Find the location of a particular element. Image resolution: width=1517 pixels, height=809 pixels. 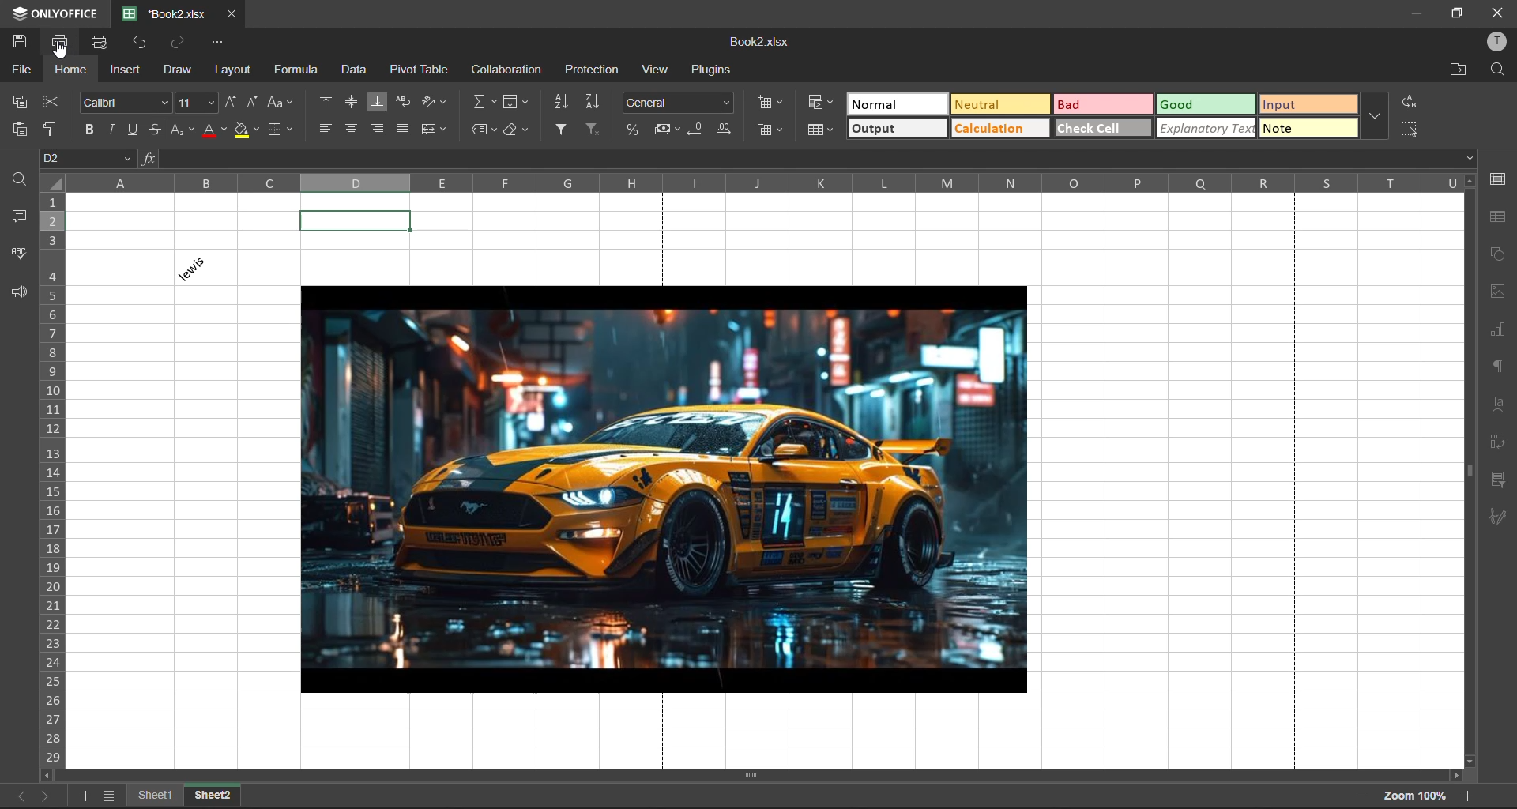

font style is located at coordinates (127, 102).